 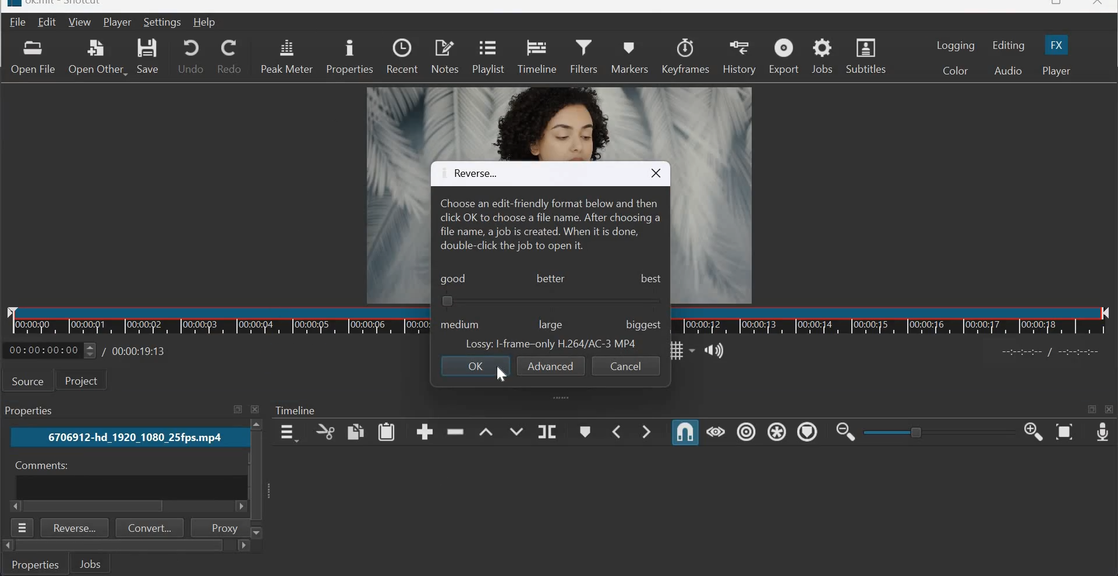 What do you see at coordinates (40, 465) in the screenshot?
I see `comments:` at bounding box center [40, 465].